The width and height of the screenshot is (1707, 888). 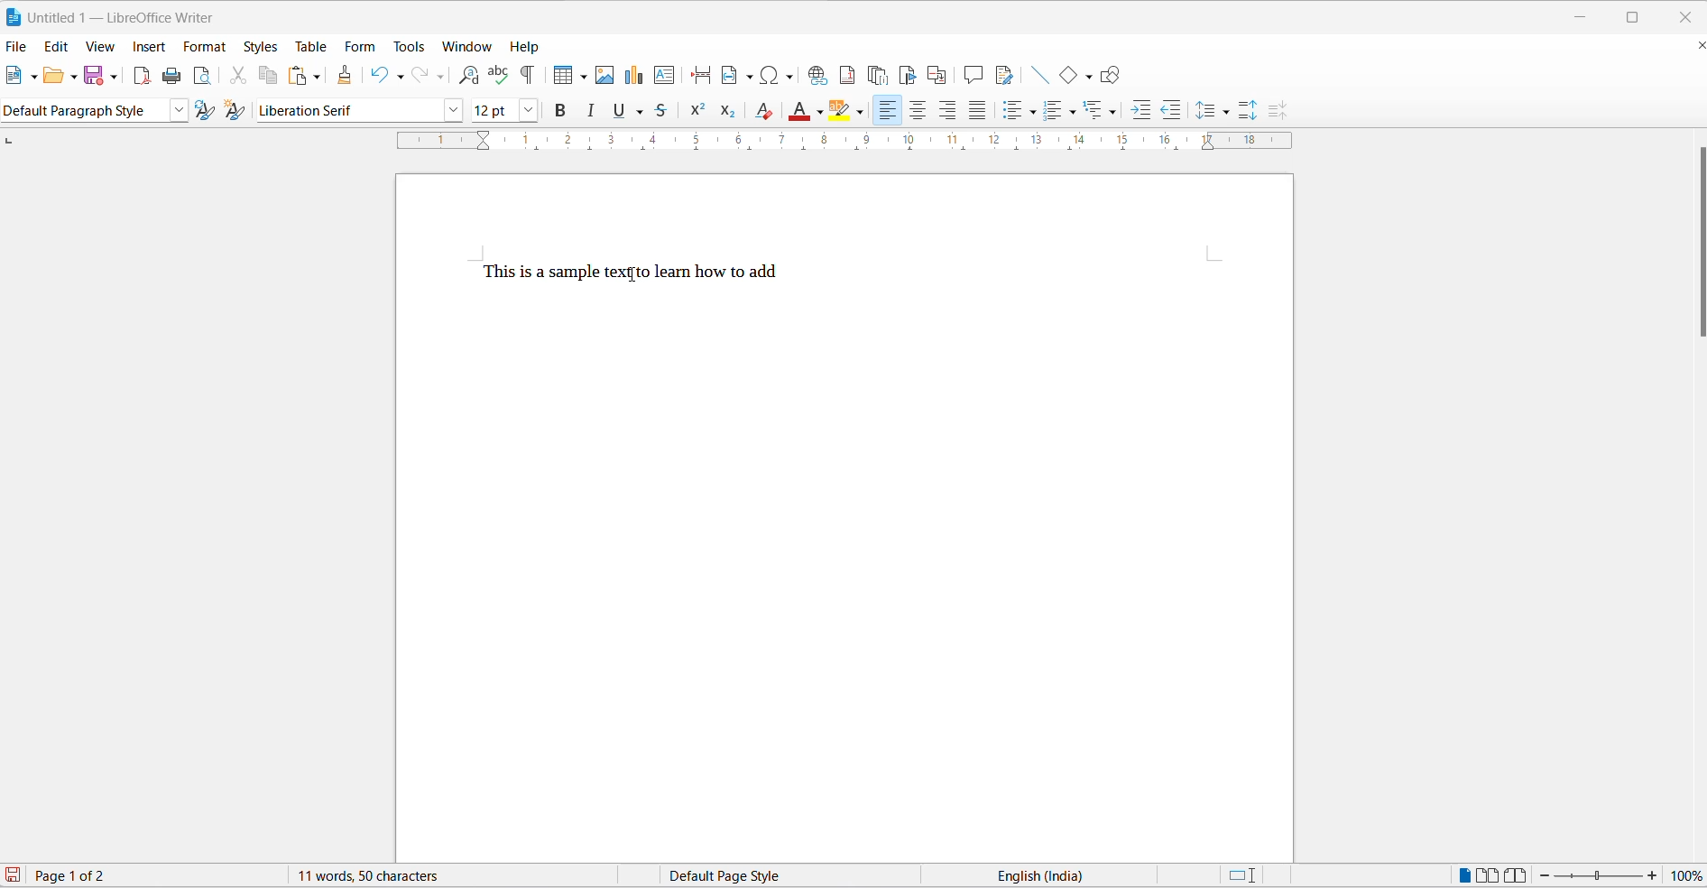 I want to click on font color, so click(x=801, y=111).